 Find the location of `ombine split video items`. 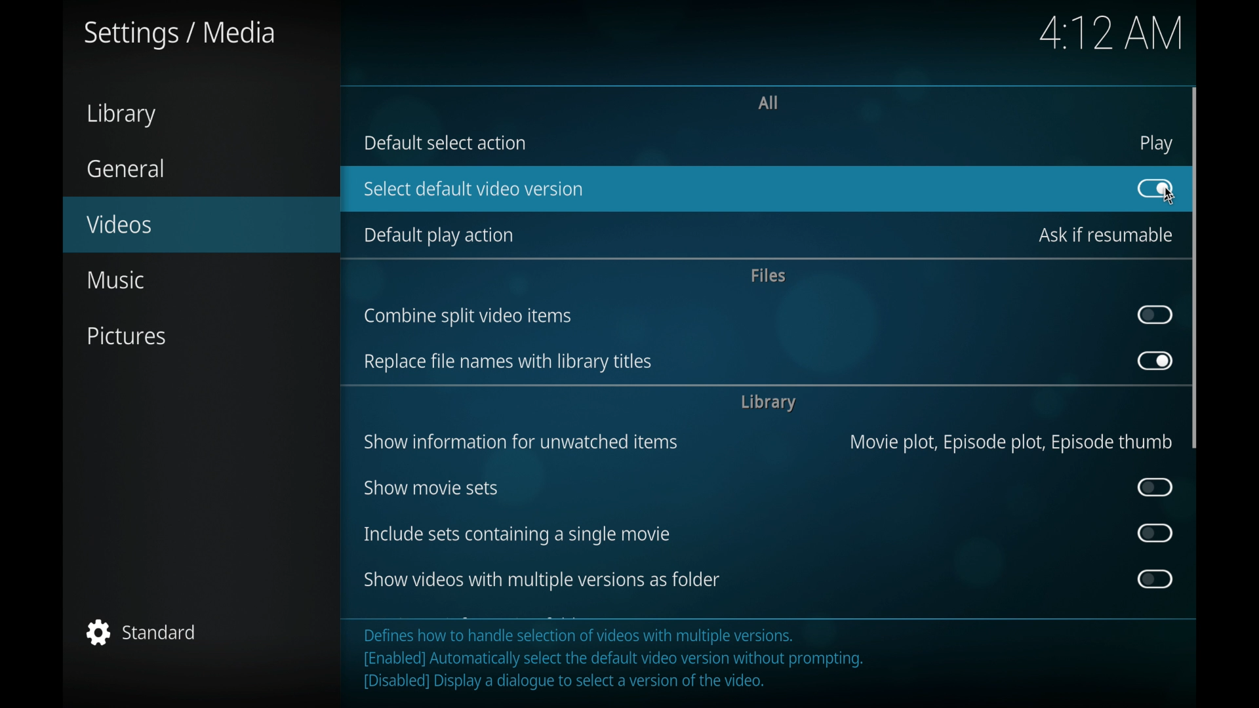

ombine split video items is located at coordinates (468, 317).